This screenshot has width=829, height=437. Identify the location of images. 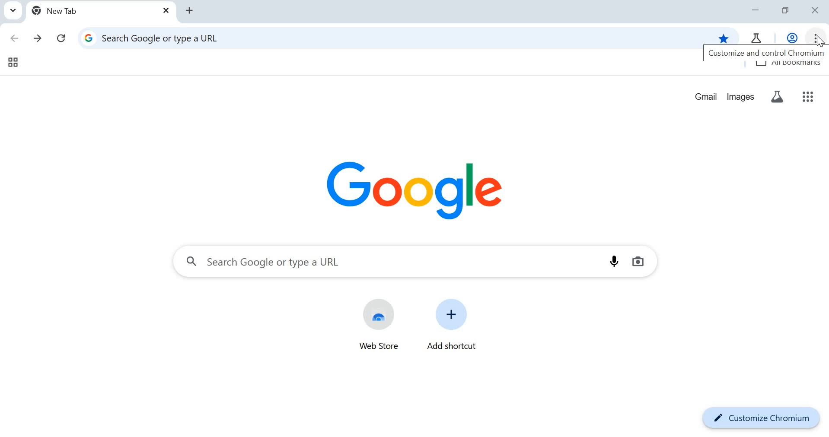
(742, 96).